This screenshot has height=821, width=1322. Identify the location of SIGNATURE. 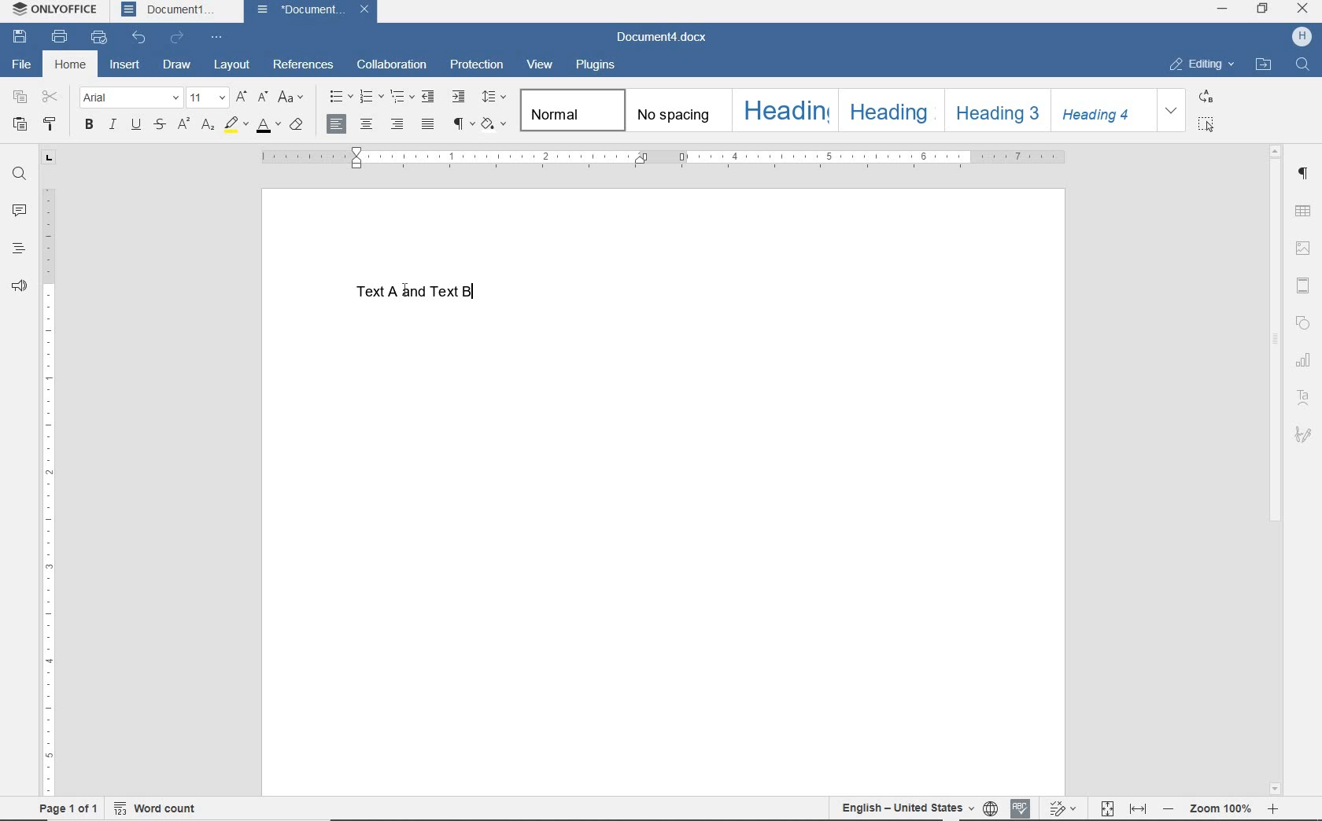
(1304, 435).